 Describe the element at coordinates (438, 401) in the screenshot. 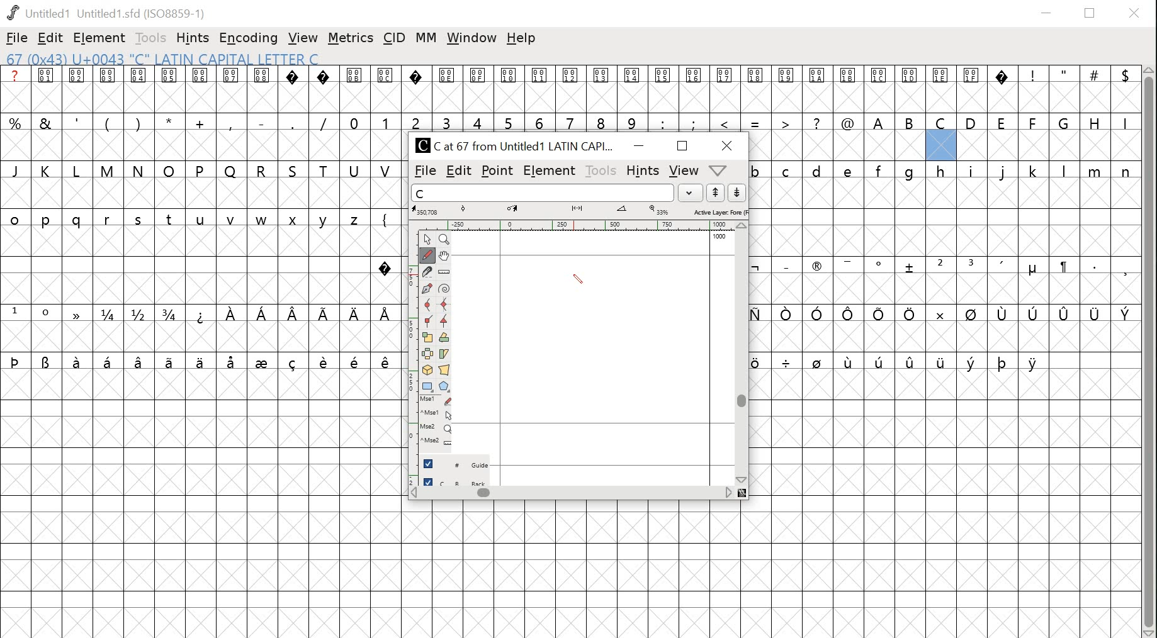

I see `mouse left button` at that location.